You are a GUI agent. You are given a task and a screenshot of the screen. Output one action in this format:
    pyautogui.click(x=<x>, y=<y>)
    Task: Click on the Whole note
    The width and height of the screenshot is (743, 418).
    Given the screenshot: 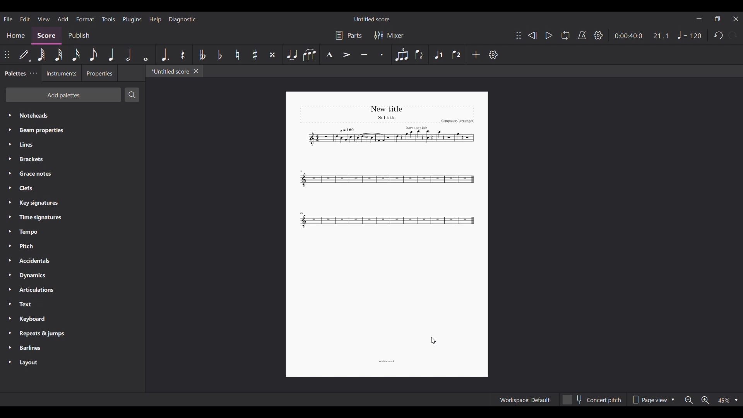 What is the action you would take?
    pyautogui.click(x=146, y=55)
    